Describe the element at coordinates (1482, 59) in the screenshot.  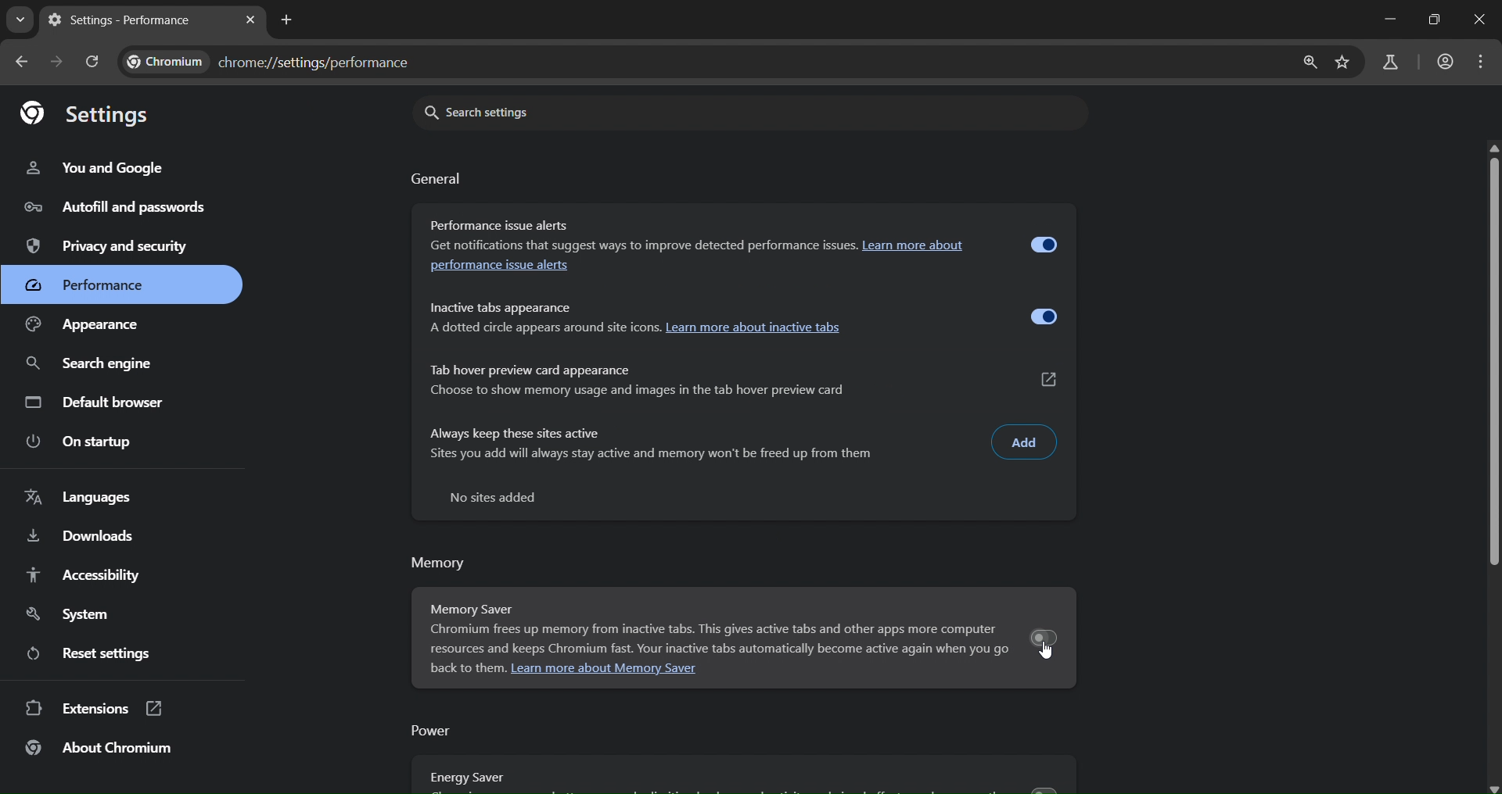
I see `menu` at that location.